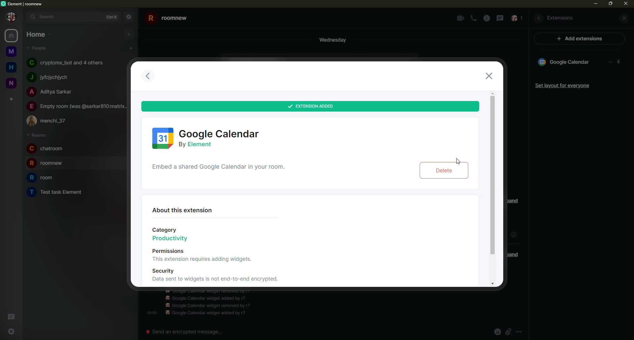 Image resolution: width=634 pixels, height=340 pixels. I want to click on people, so click(38, 48).